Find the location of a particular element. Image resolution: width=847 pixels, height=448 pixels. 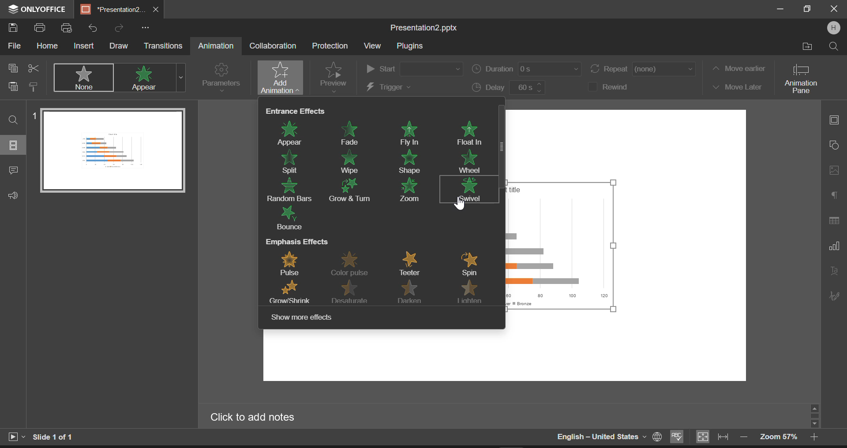

Slides is located at coordinates (14, 145).